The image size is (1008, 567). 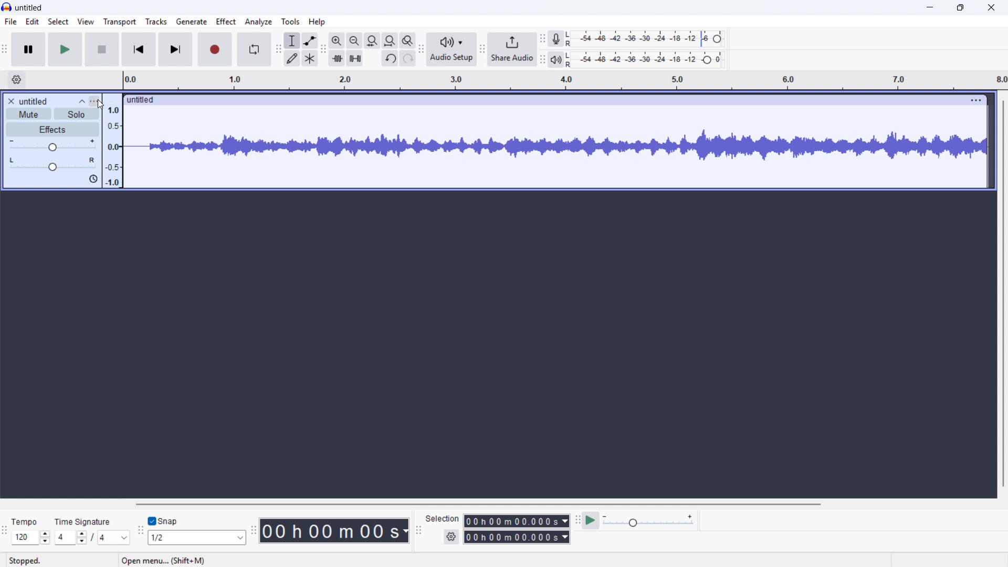 What do you see at coordinates (543, 60) in the screenshot?
I see `Playback metre toolbar ` at bounding box center [543, 60].